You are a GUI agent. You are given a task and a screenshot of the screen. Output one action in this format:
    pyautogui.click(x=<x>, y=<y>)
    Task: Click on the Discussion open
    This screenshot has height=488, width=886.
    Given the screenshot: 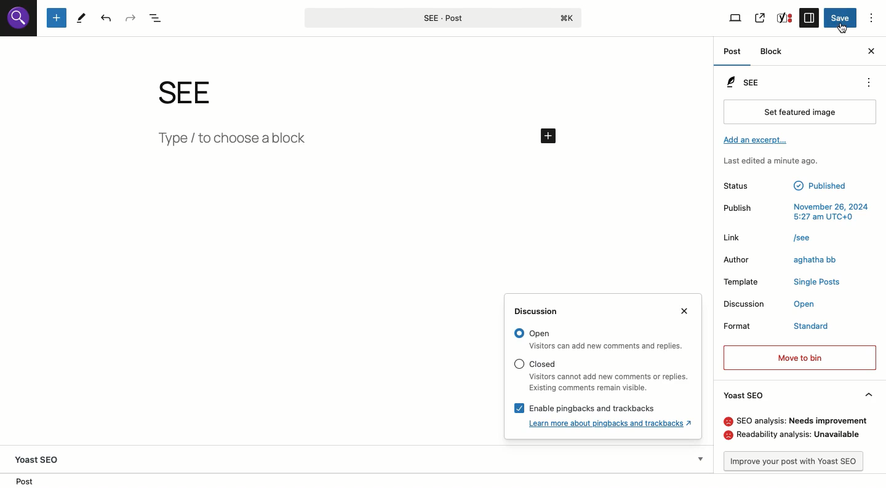 What is the action you would take?
    pyautogui.click(x=789, y=305)
    